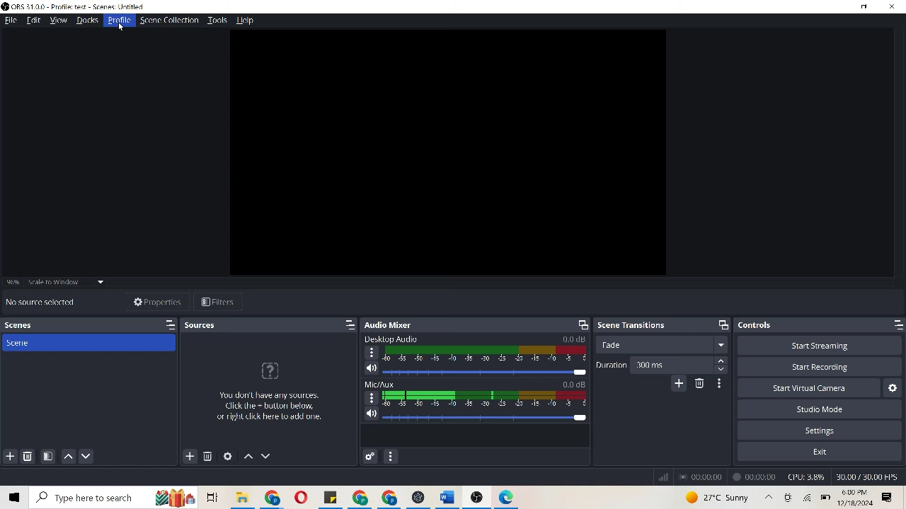 This screenshot has height=509, width=906. Describe the element at coordinates (57, 21) in the screenshot. I see `view` at that location.